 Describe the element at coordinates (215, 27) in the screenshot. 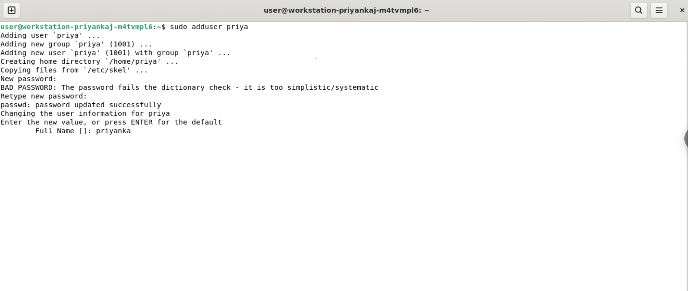

I see `sudo adduser priya` at that location.